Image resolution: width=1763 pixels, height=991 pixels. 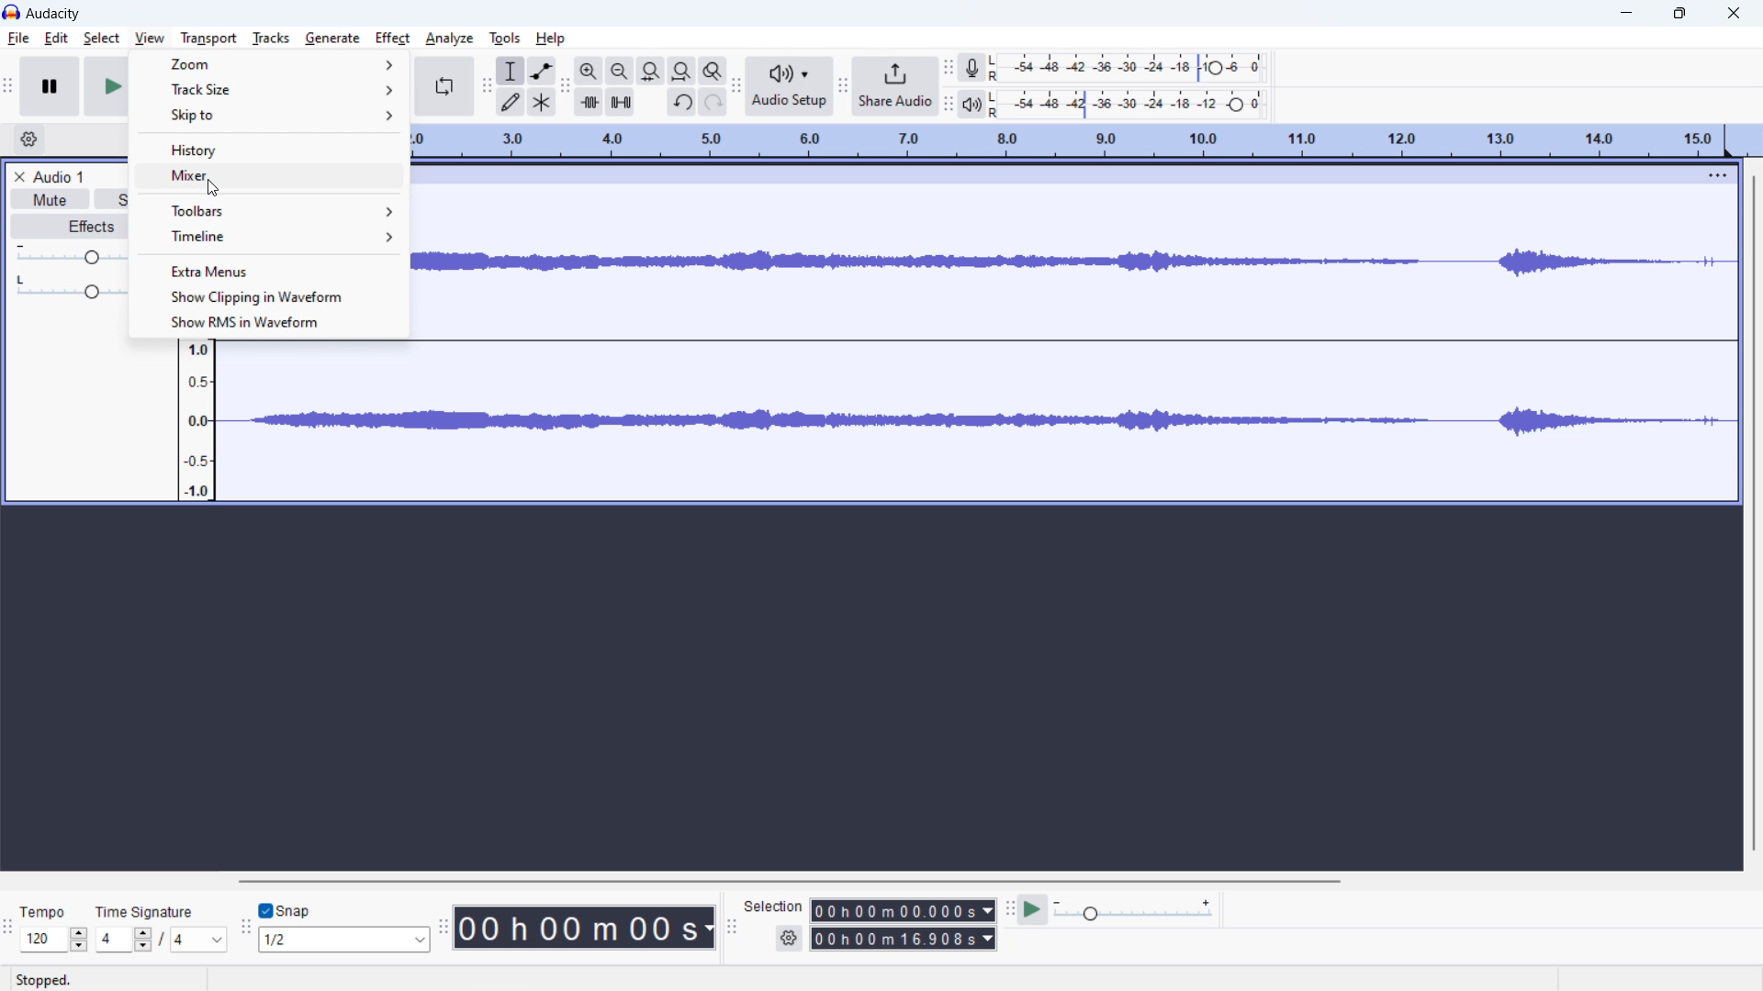 What do you see at coordinates (713, 71) in the screenshot?
I see `toggle zoom` at bounding box center [713, 71].